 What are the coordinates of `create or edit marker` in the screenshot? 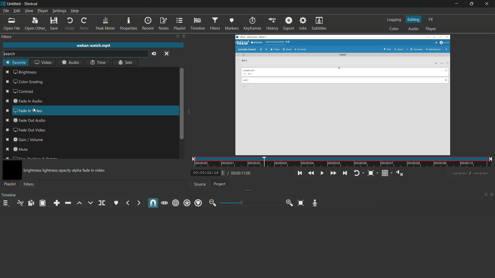 It's located at (116, 203).